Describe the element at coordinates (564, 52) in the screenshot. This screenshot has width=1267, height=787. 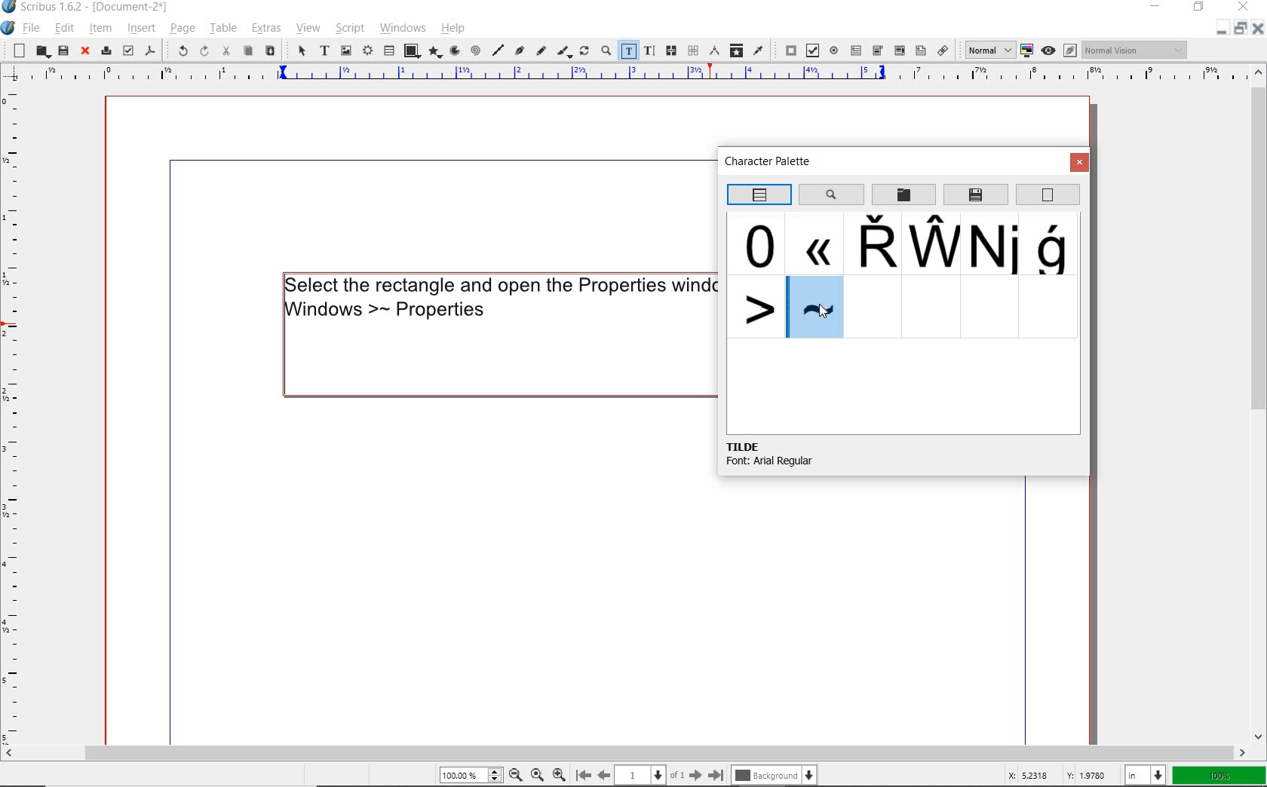
I see `calligraphic line` at that location.